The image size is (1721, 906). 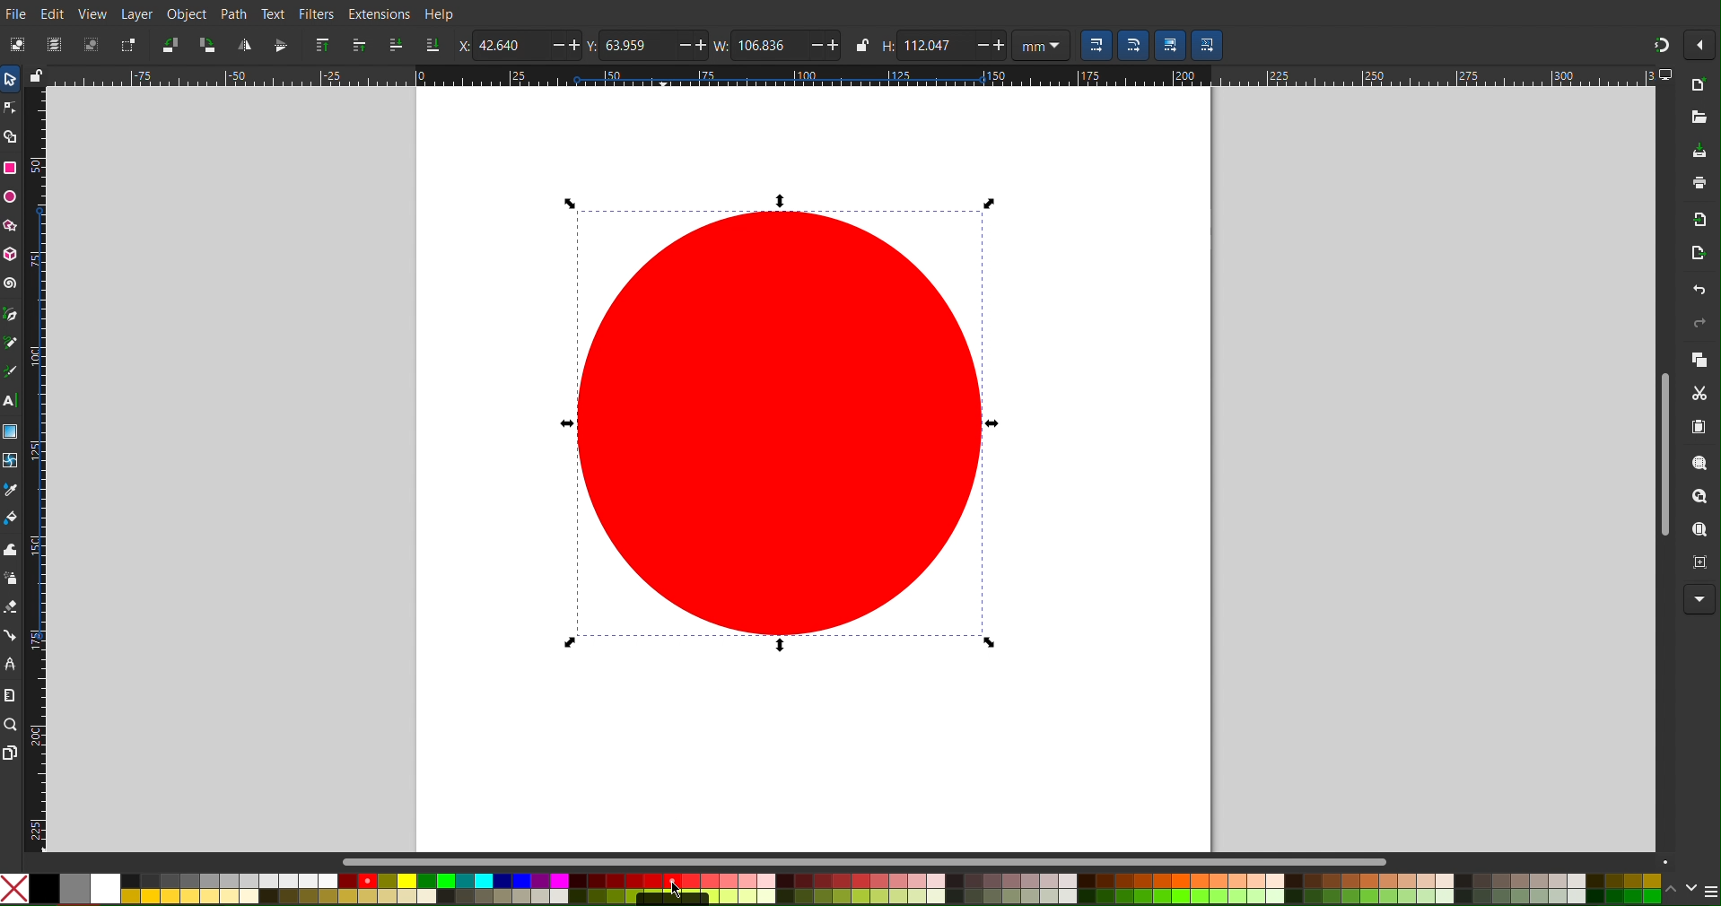 I want to click on File, so click(x=17, y=13).